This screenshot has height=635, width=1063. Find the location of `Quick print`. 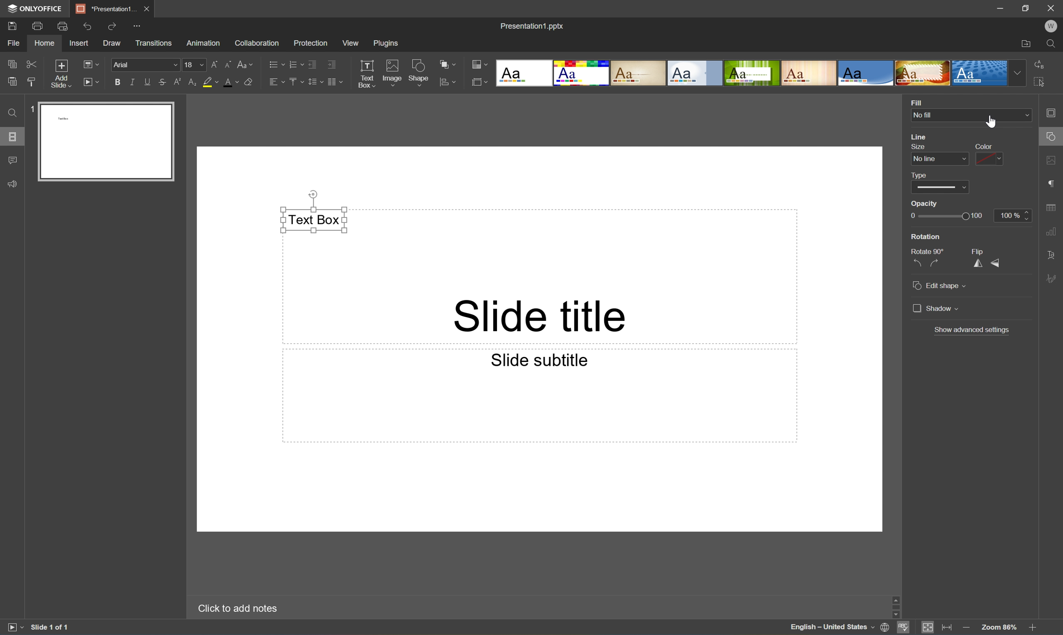

Quick print is located at coordinates (61, 27).